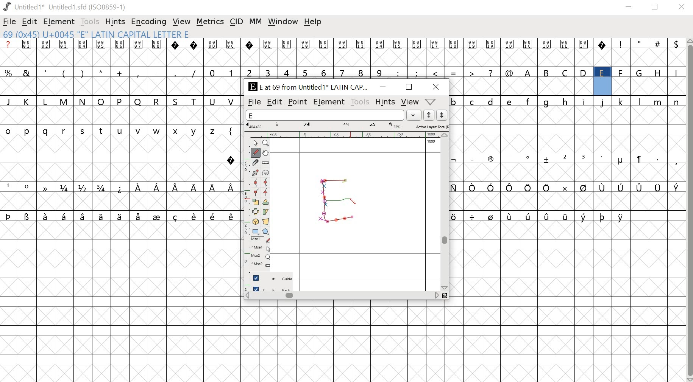 This screenshot has height=382, width=693. What do you see at coordinates (414, 115) in the screenshot?
I see `dropdown` at bounding box center [414, 115].